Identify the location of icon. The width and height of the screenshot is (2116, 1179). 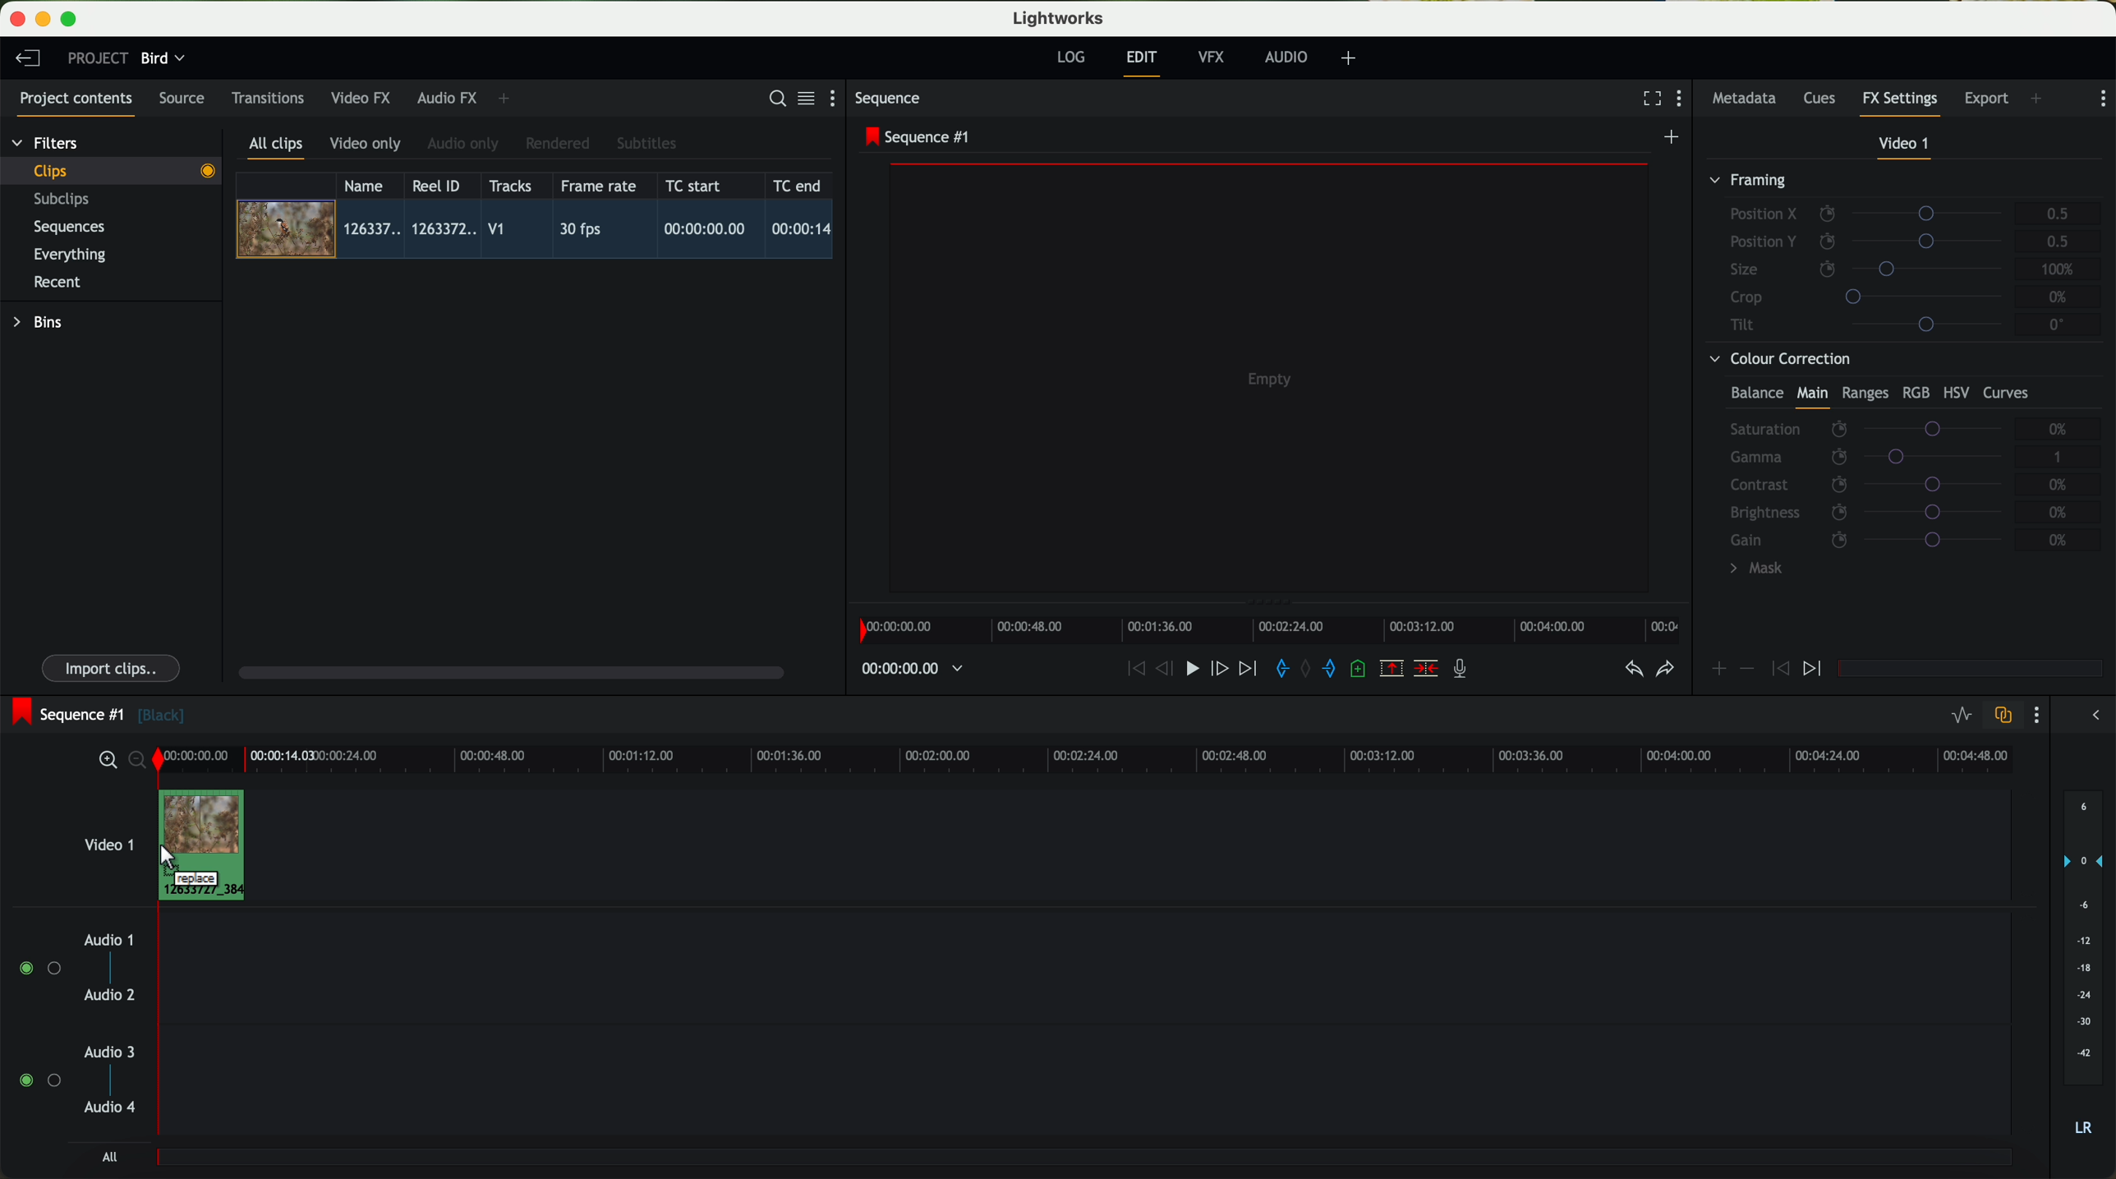
(1778, 670).